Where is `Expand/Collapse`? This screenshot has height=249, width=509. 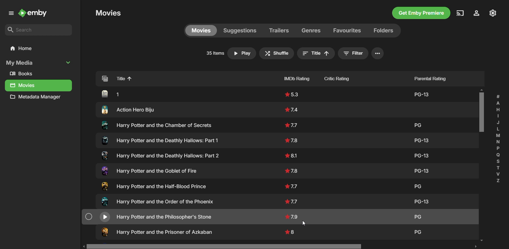
Expand/Collapse is located at coordinates (69, 62).